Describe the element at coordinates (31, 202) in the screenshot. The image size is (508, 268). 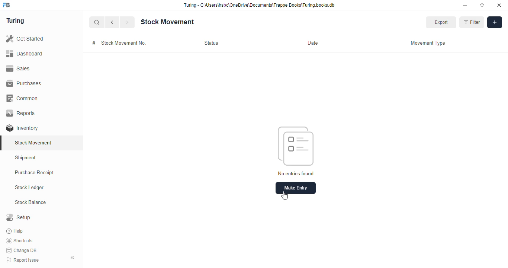
I see `stock balance` at that location.